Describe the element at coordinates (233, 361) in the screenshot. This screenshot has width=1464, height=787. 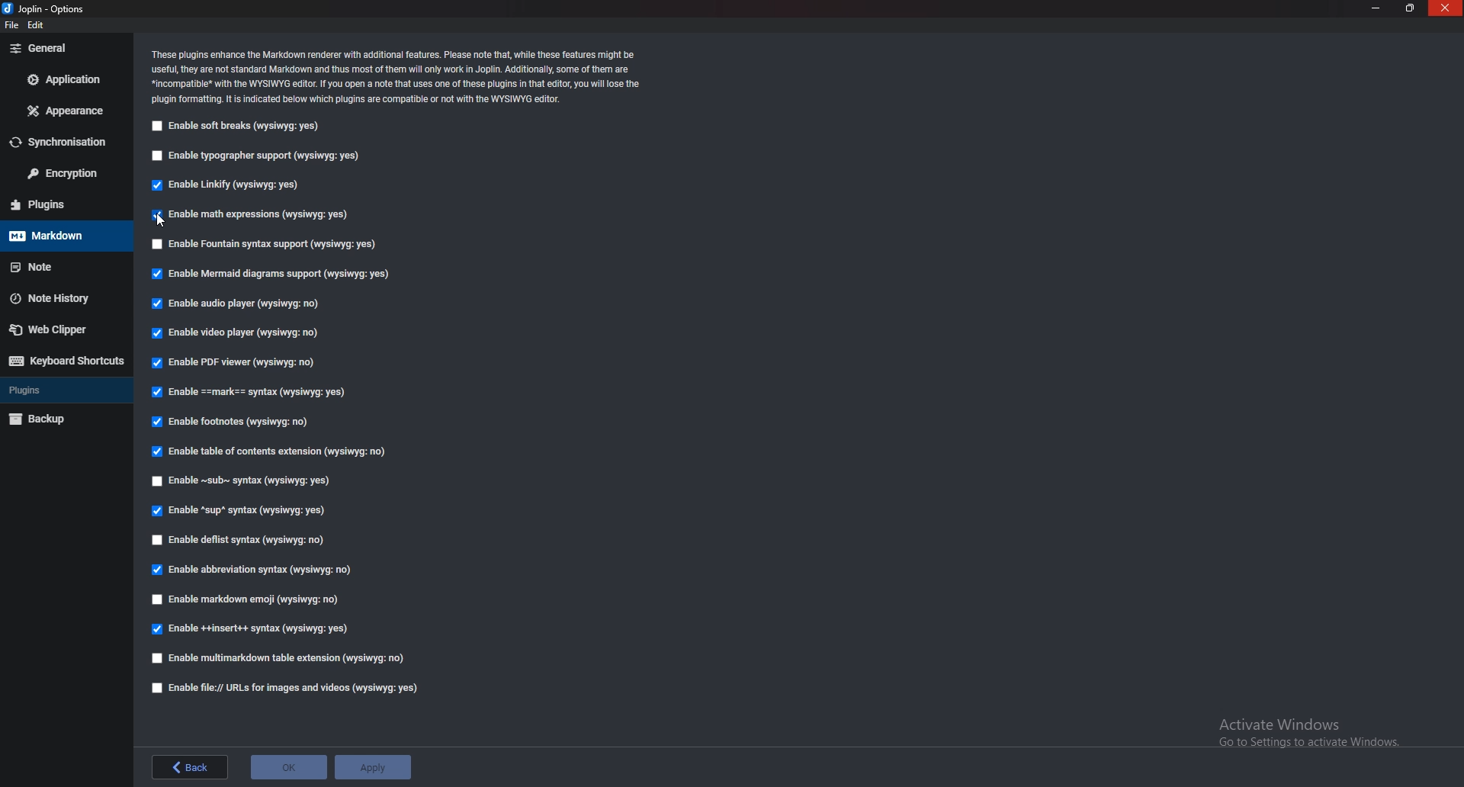
I see `Enable P D F viewer` at that location.